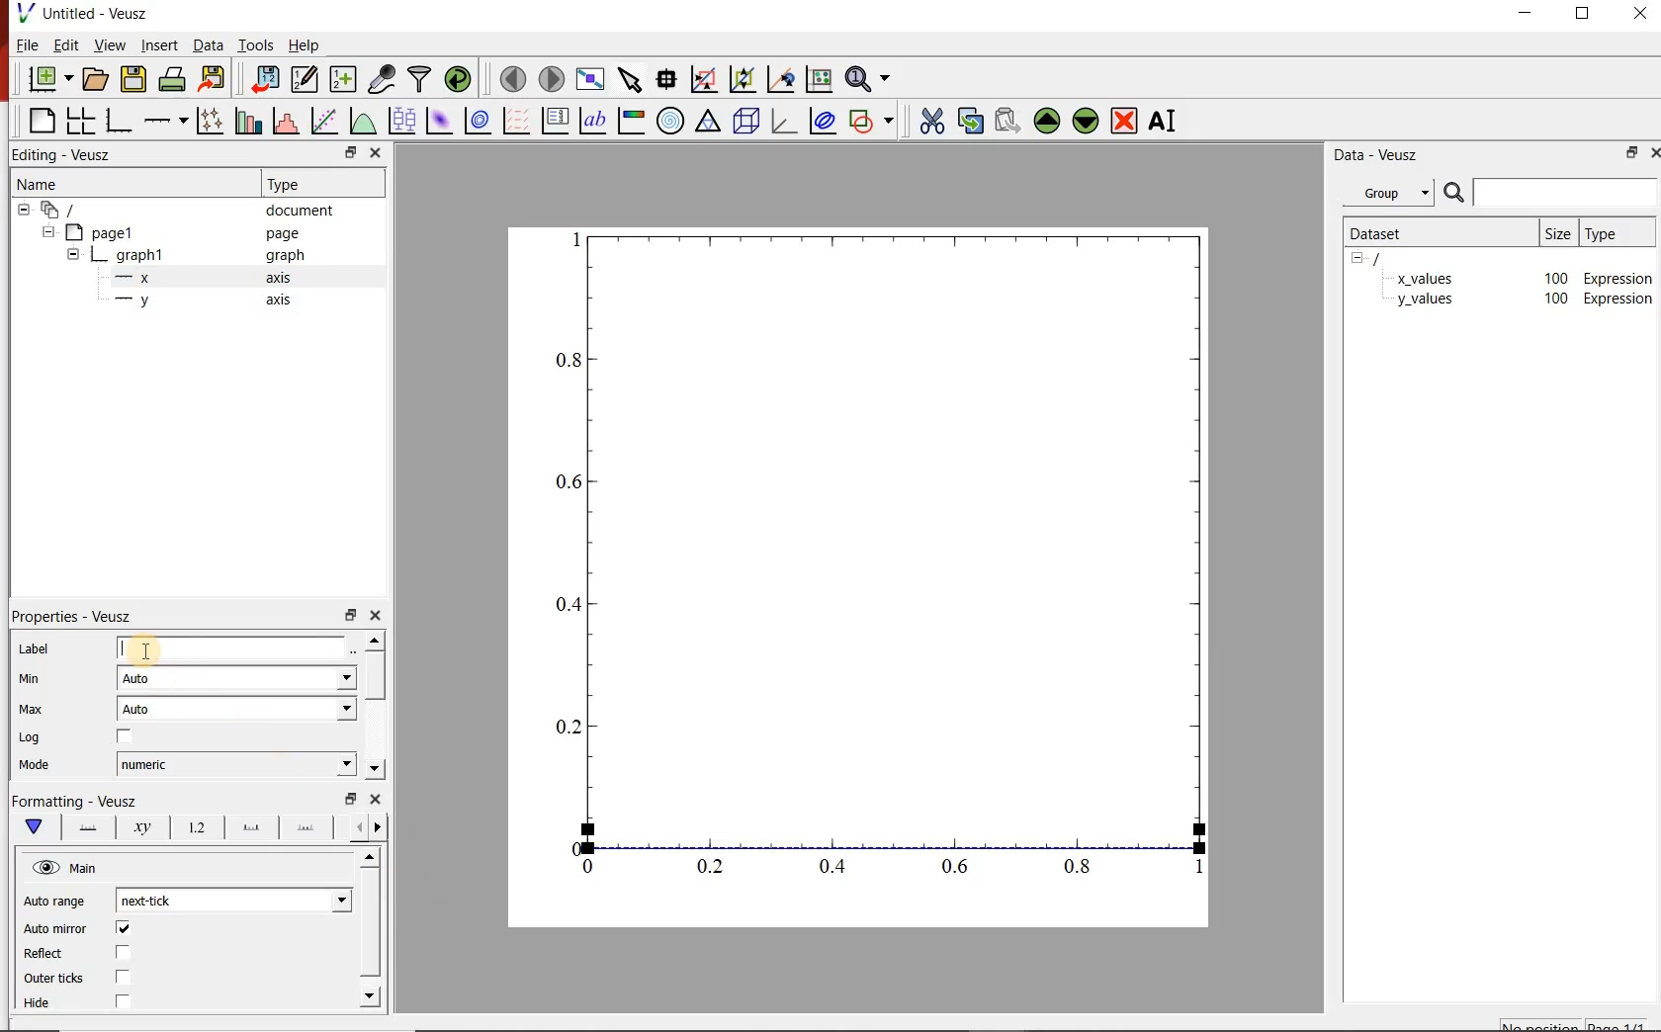 The image size is (1661, 1032). What do you see at coordinates (125, 977) in the screenshot?
I see `checkbox` at bounding box center [125, 977].